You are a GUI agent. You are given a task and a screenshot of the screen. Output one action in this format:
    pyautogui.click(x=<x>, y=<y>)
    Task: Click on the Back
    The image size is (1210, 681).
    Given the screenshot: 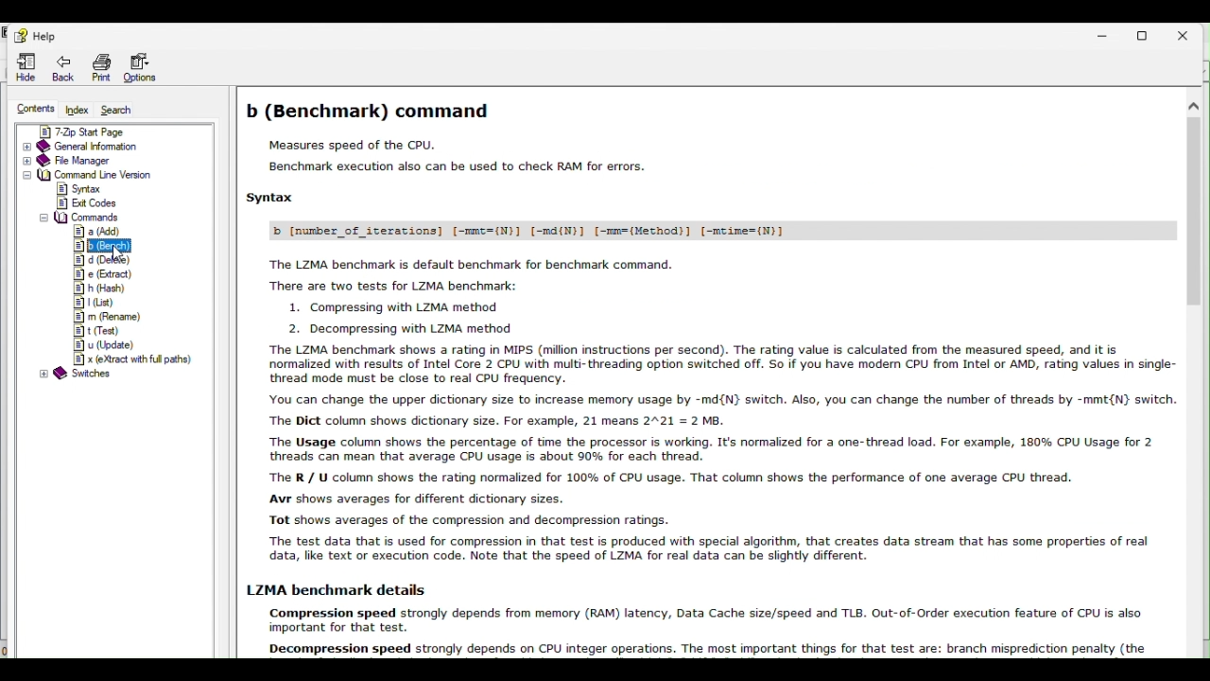 What is the action you would take?
    pyautogui.click(x=61, y=69)
    